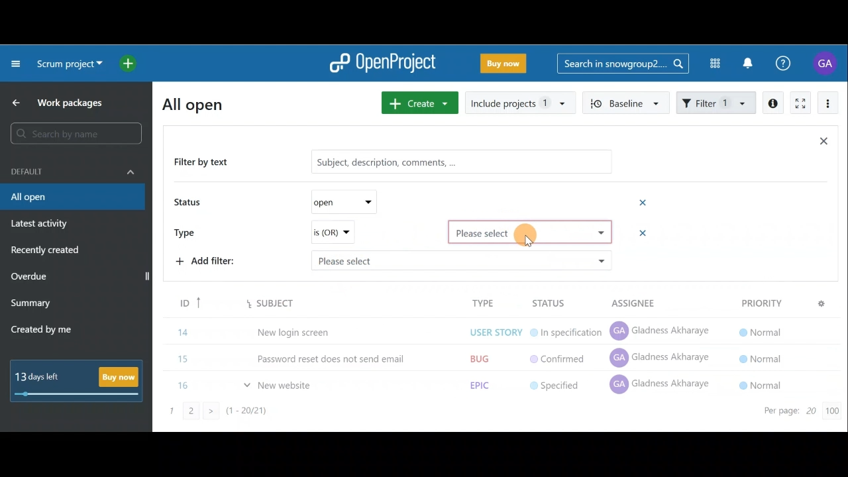  What do you see at coordinates (72, 197) in the screenshot?
I see `All open` at bounding box center [72, 197].